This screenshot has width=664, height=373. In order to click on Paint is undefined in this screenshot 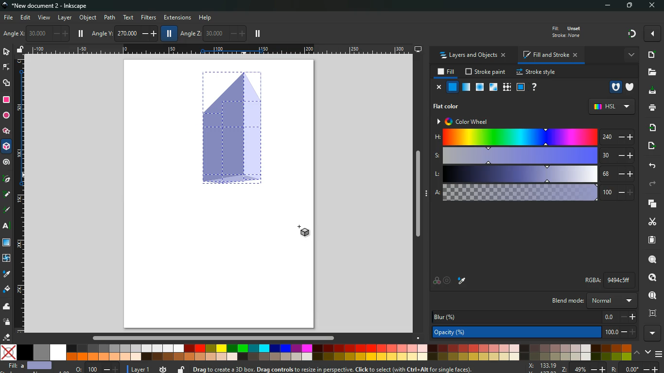, I will do `click(461, 100)`.